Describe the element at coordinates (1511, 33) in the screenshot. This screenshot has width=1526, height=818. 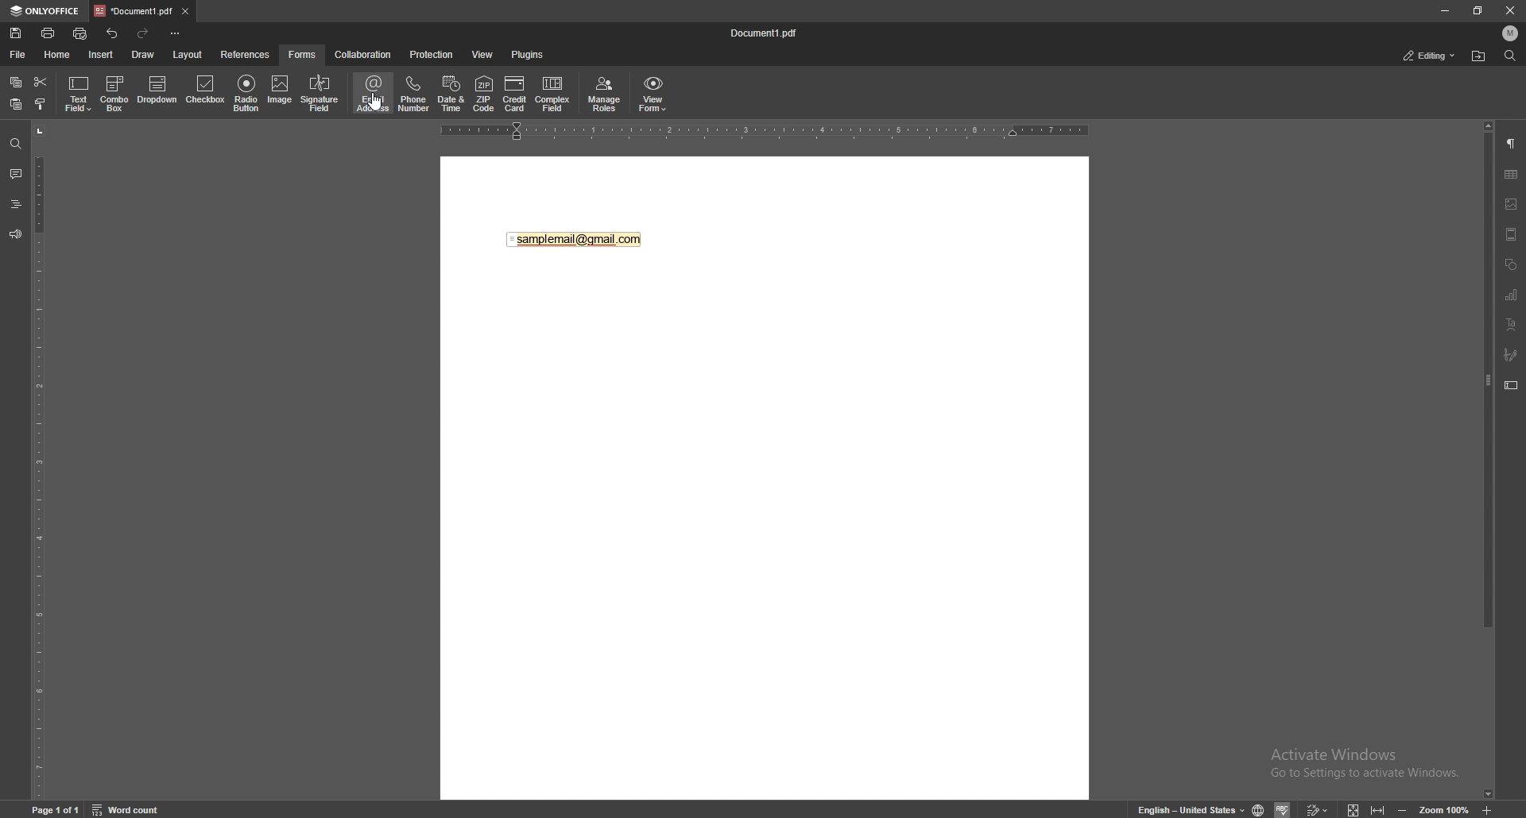
I see `profile` at that location.